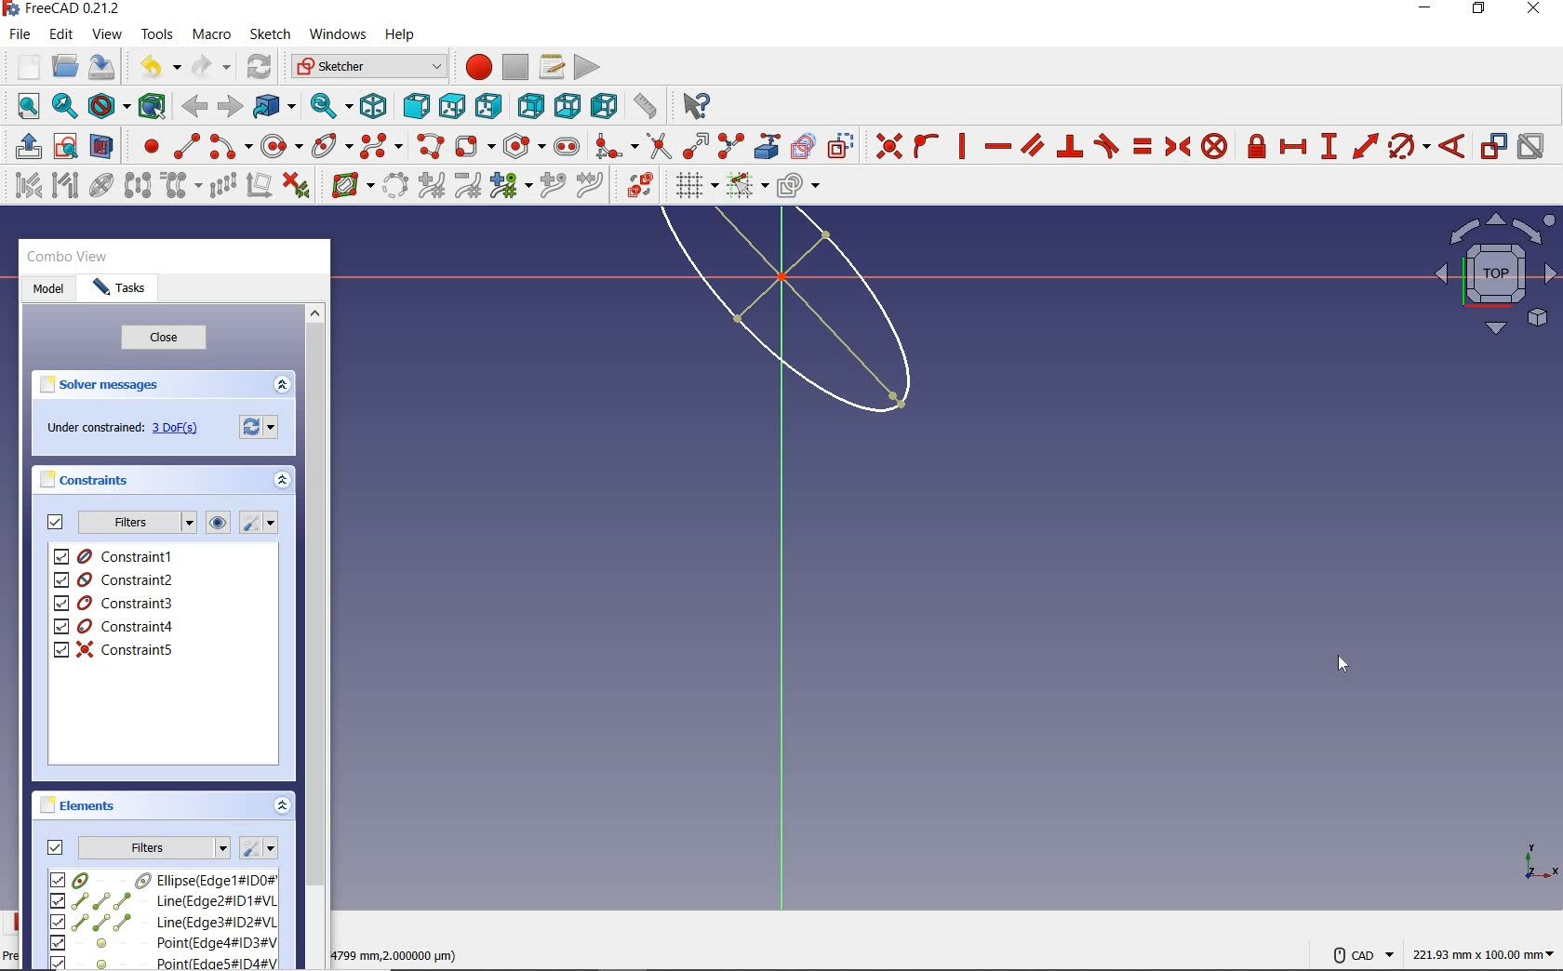 The height and width of the screenshot is (971, 1563). I want to click on split edge, so click(731, 145).